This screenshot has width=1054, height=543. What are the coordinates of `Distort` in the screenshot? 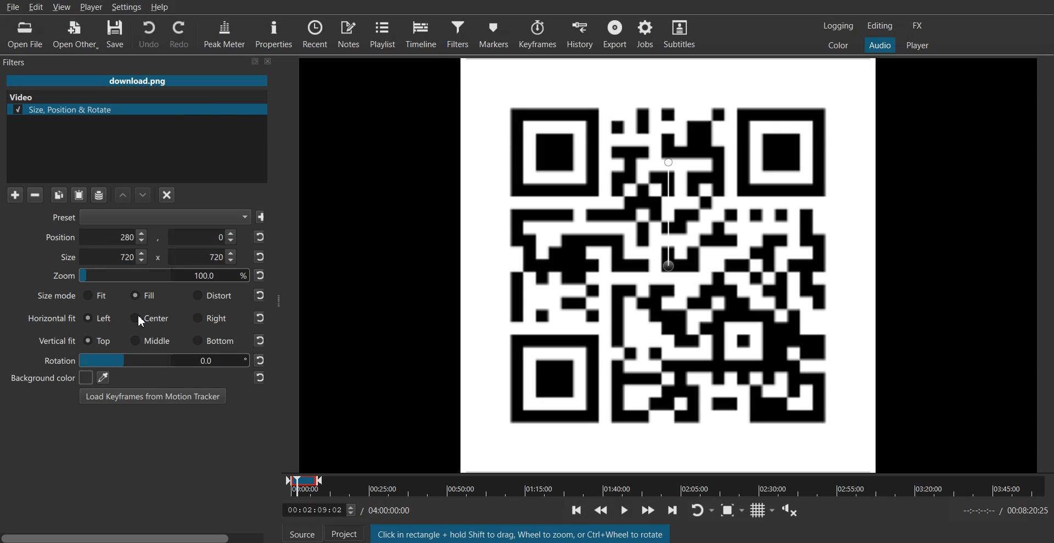 It's located at (211, 295).